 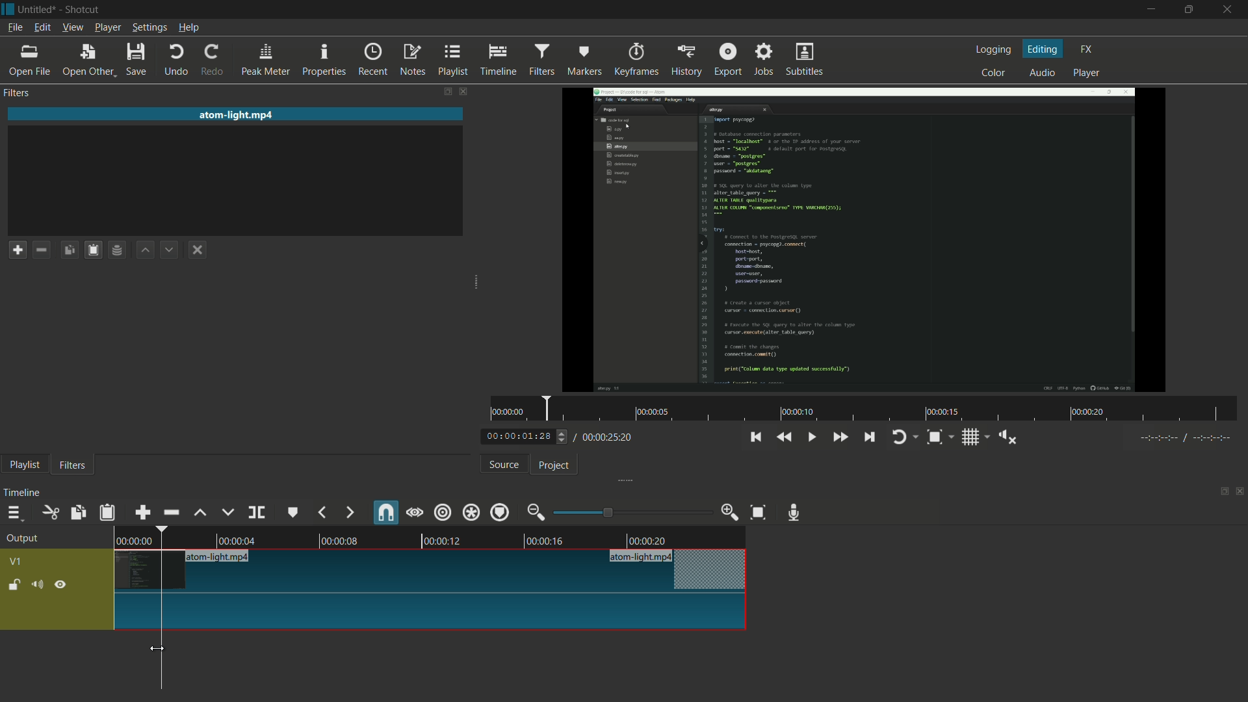 I want to click on source, so click(x=504, y=465).